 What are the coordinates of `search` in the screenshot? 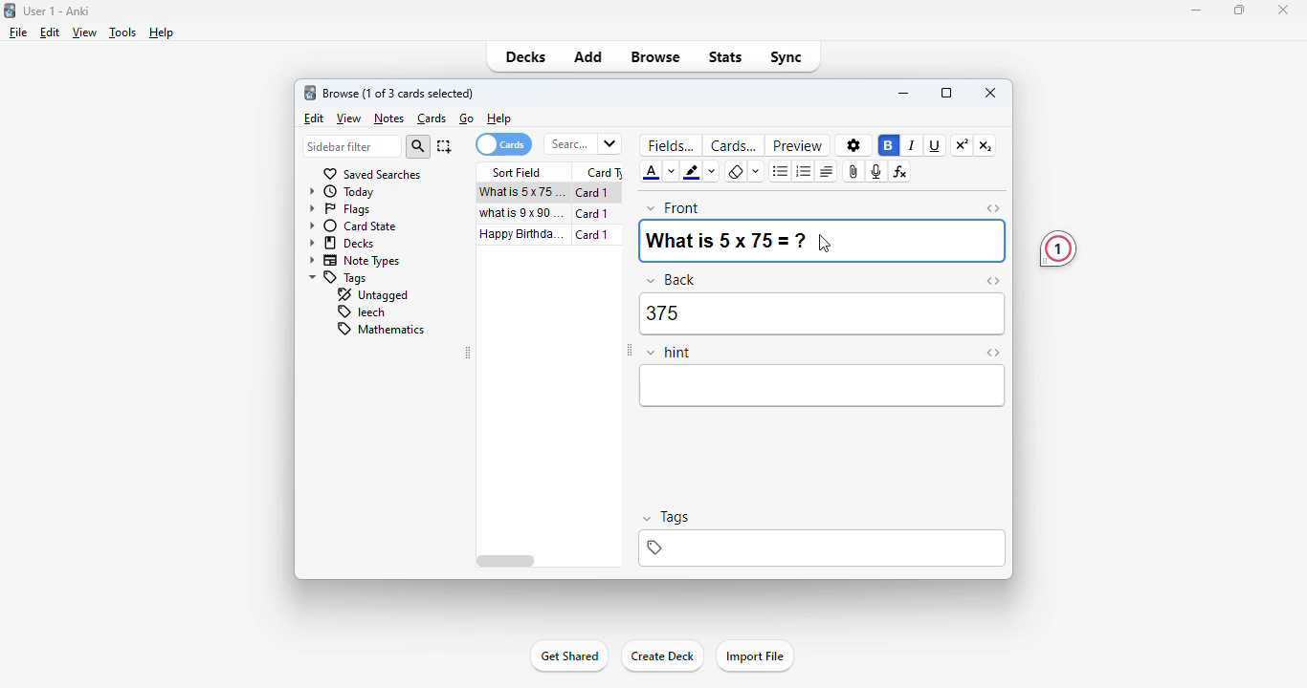 It's located at (418, 146).